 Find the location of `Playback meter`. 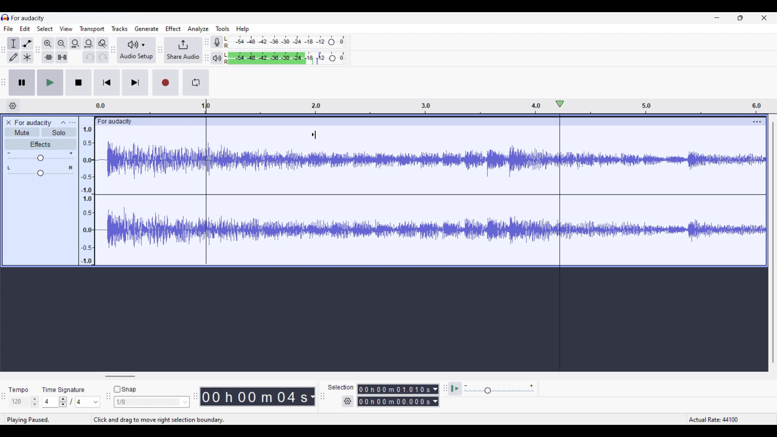

Playback meter is located at coordinates (216, 58).